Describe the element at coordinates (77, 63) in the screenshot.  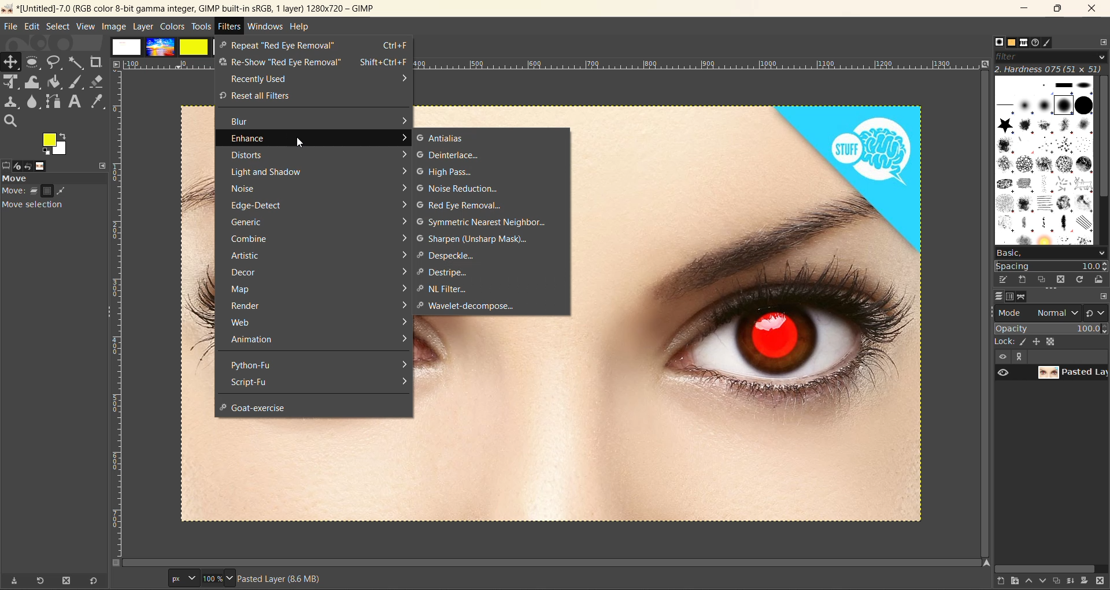
I see `fuzzy text` at that location.